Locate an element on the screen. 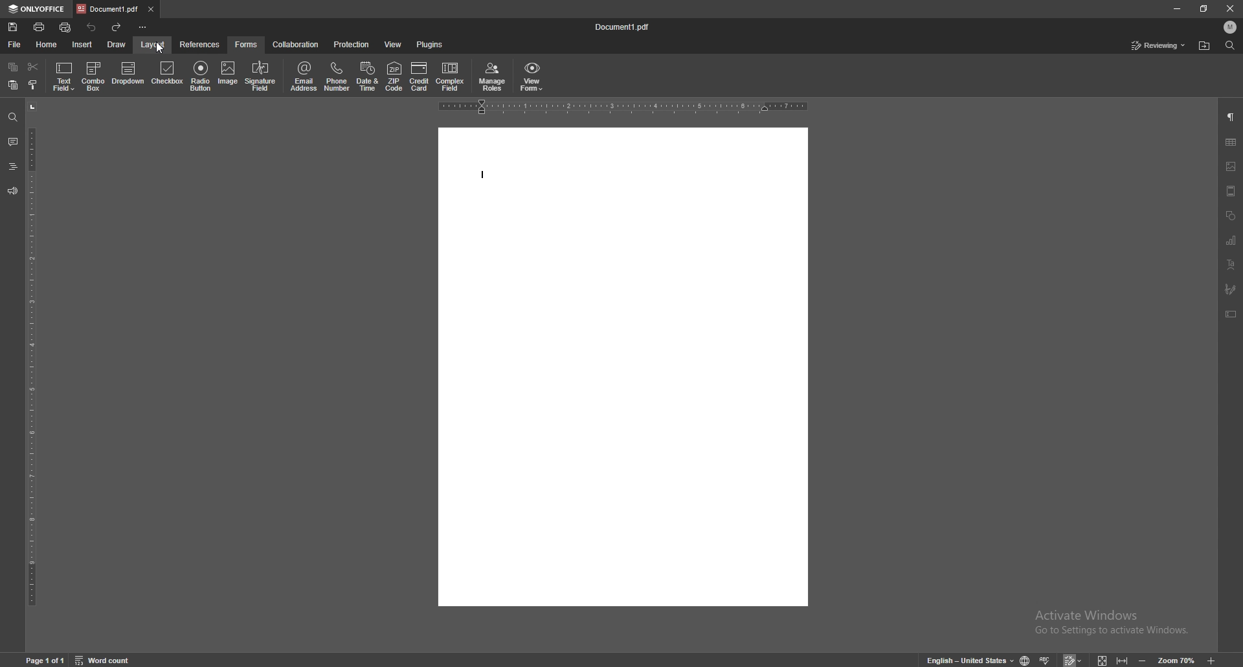 Image resolution: width=1243 pixels, height=667 pixels. quick print is located at coordinates (65, 27).